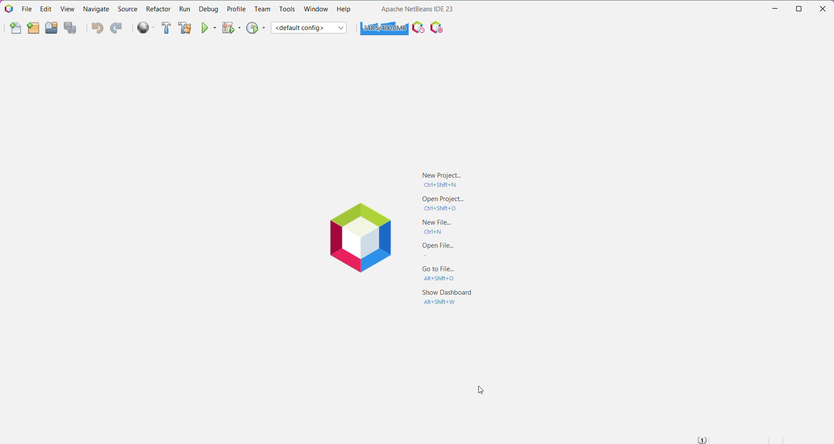 This screenshot has width=834, height=444. Describe the element at coordinates (444, 203) in the screenshot. I see `Open project` at that location.